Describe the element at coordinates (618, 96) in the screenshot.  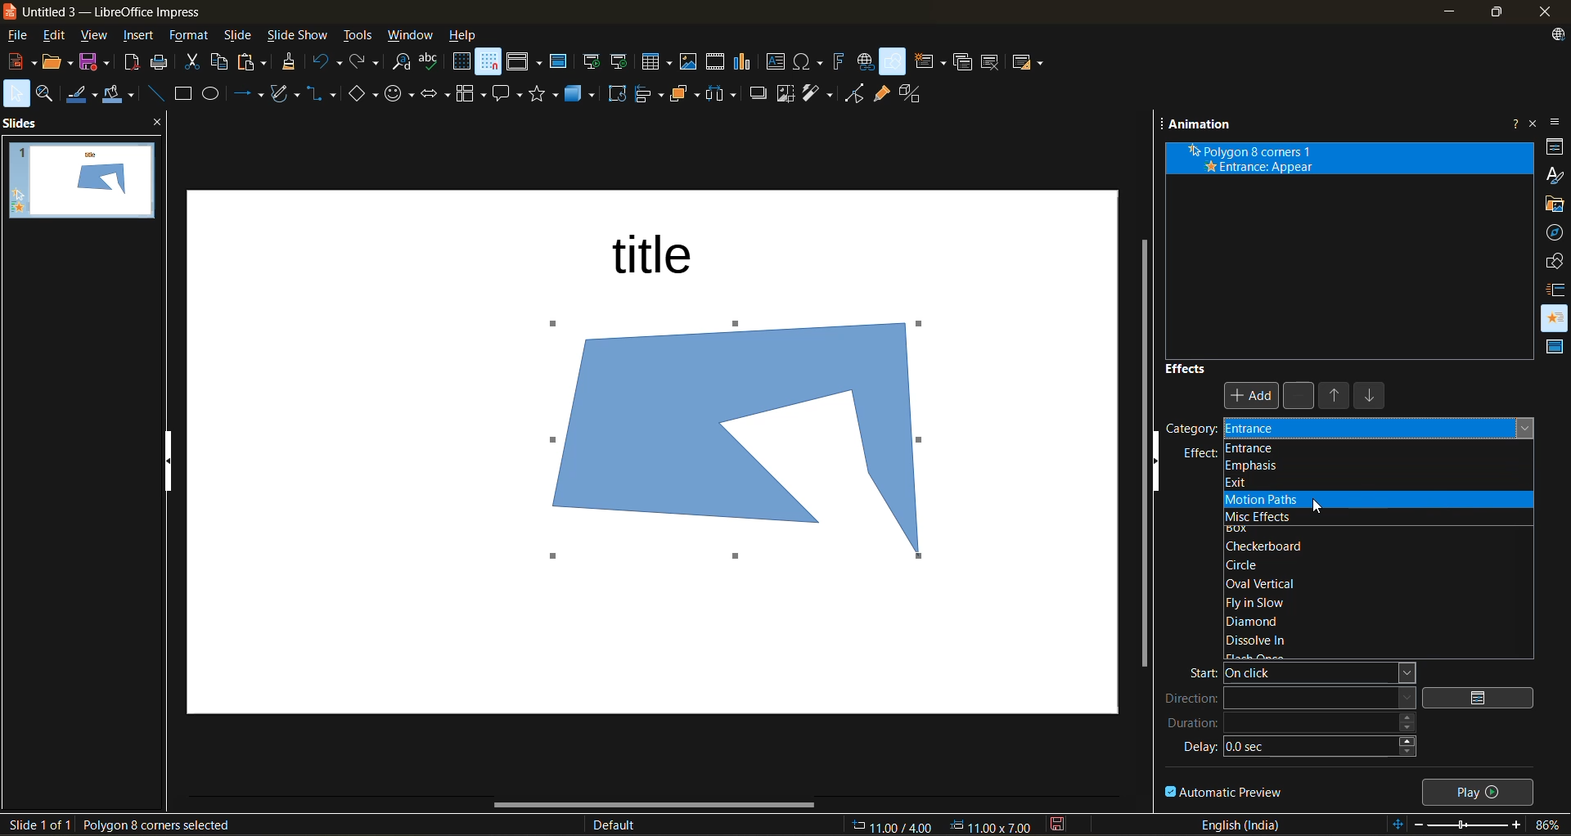
I see `rotate` at that location.